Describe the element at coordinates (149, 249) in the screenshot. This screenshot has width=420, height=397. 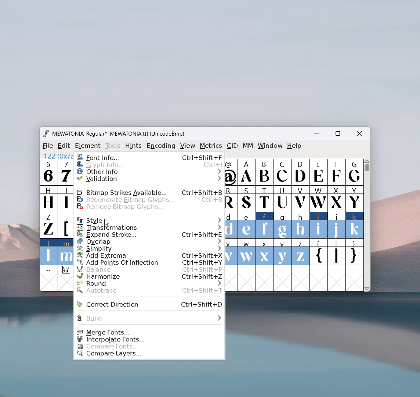
I see `simplify` at that location.